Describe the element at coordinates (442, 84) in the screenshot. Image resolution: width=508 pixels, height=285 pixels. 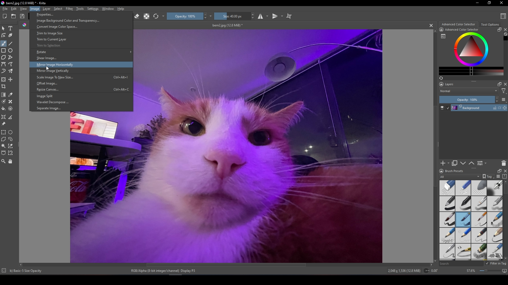
I see `Docket lock` at that location.